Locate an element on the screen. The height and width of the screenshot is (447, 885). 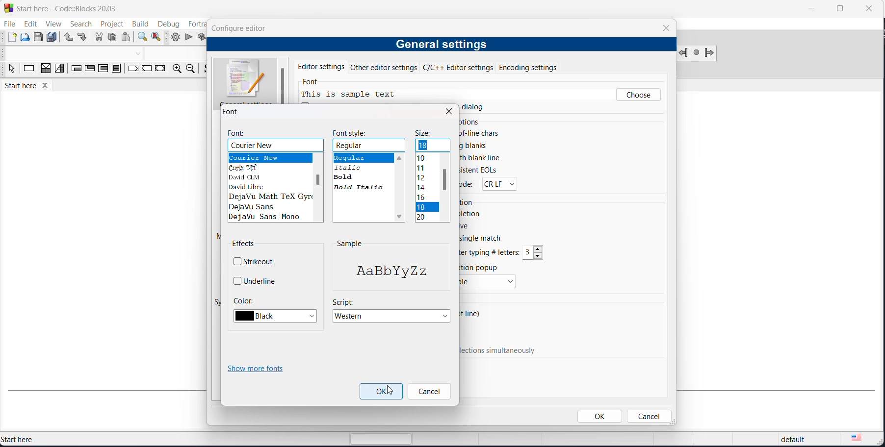
open is located at coordinates (26, 38).